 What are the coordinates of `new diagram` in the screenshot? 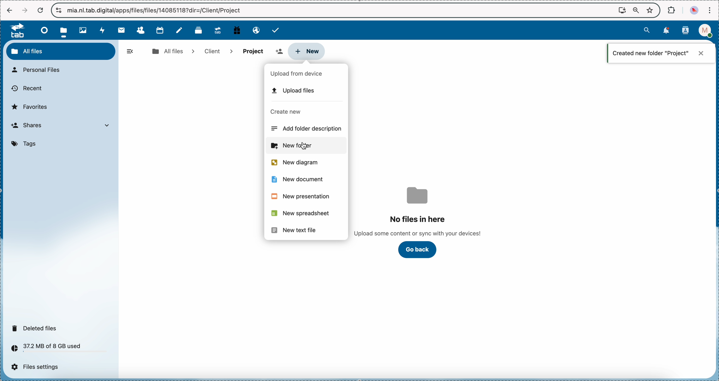 It's located at (293, 163).